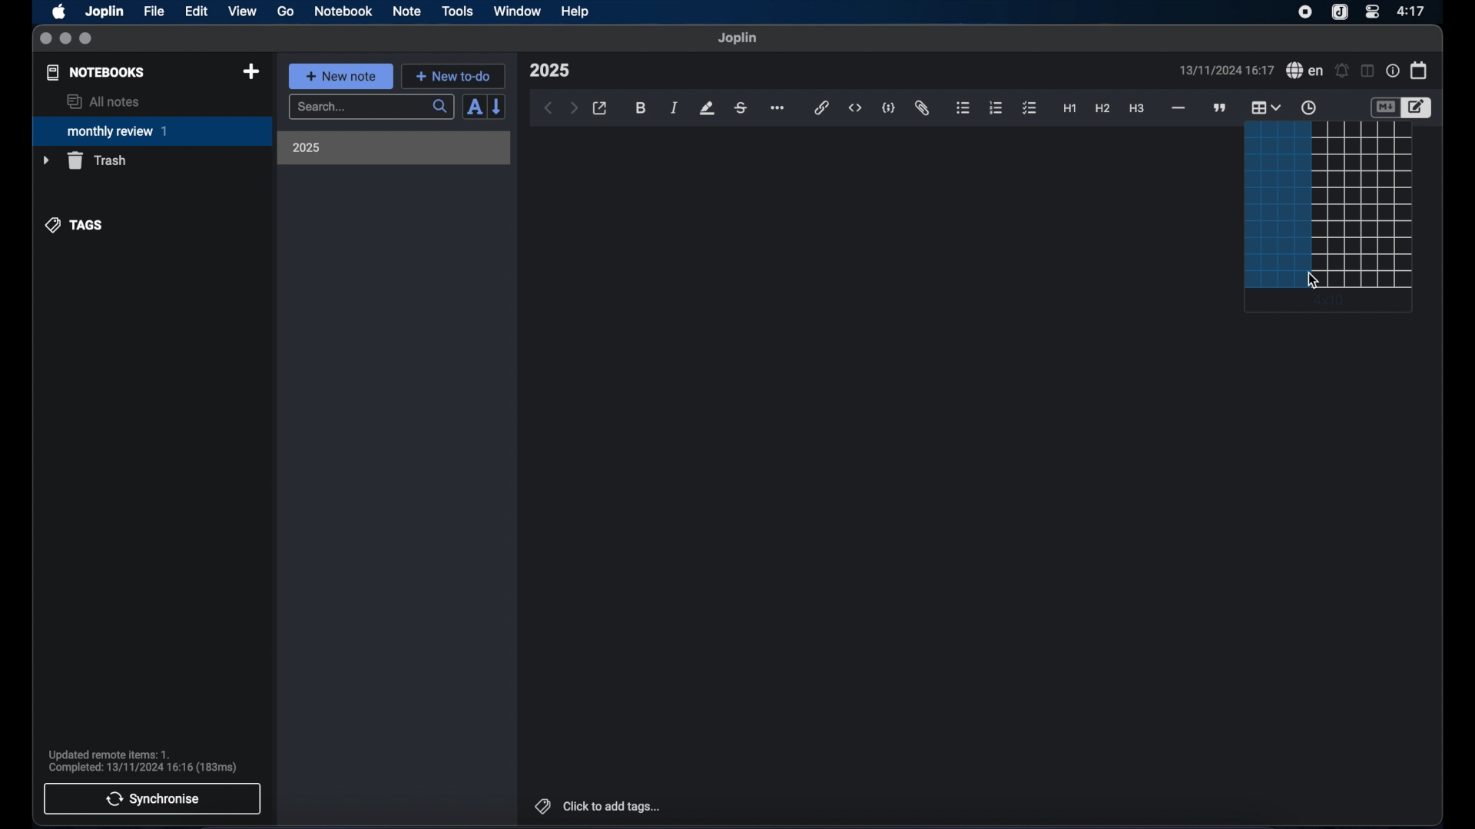 Image resolution: width=1475 pixels, height=829 pixels. Describe the element at coordinates (1305, 12) in the screenshot. I see `screen recorder icon` at that location.